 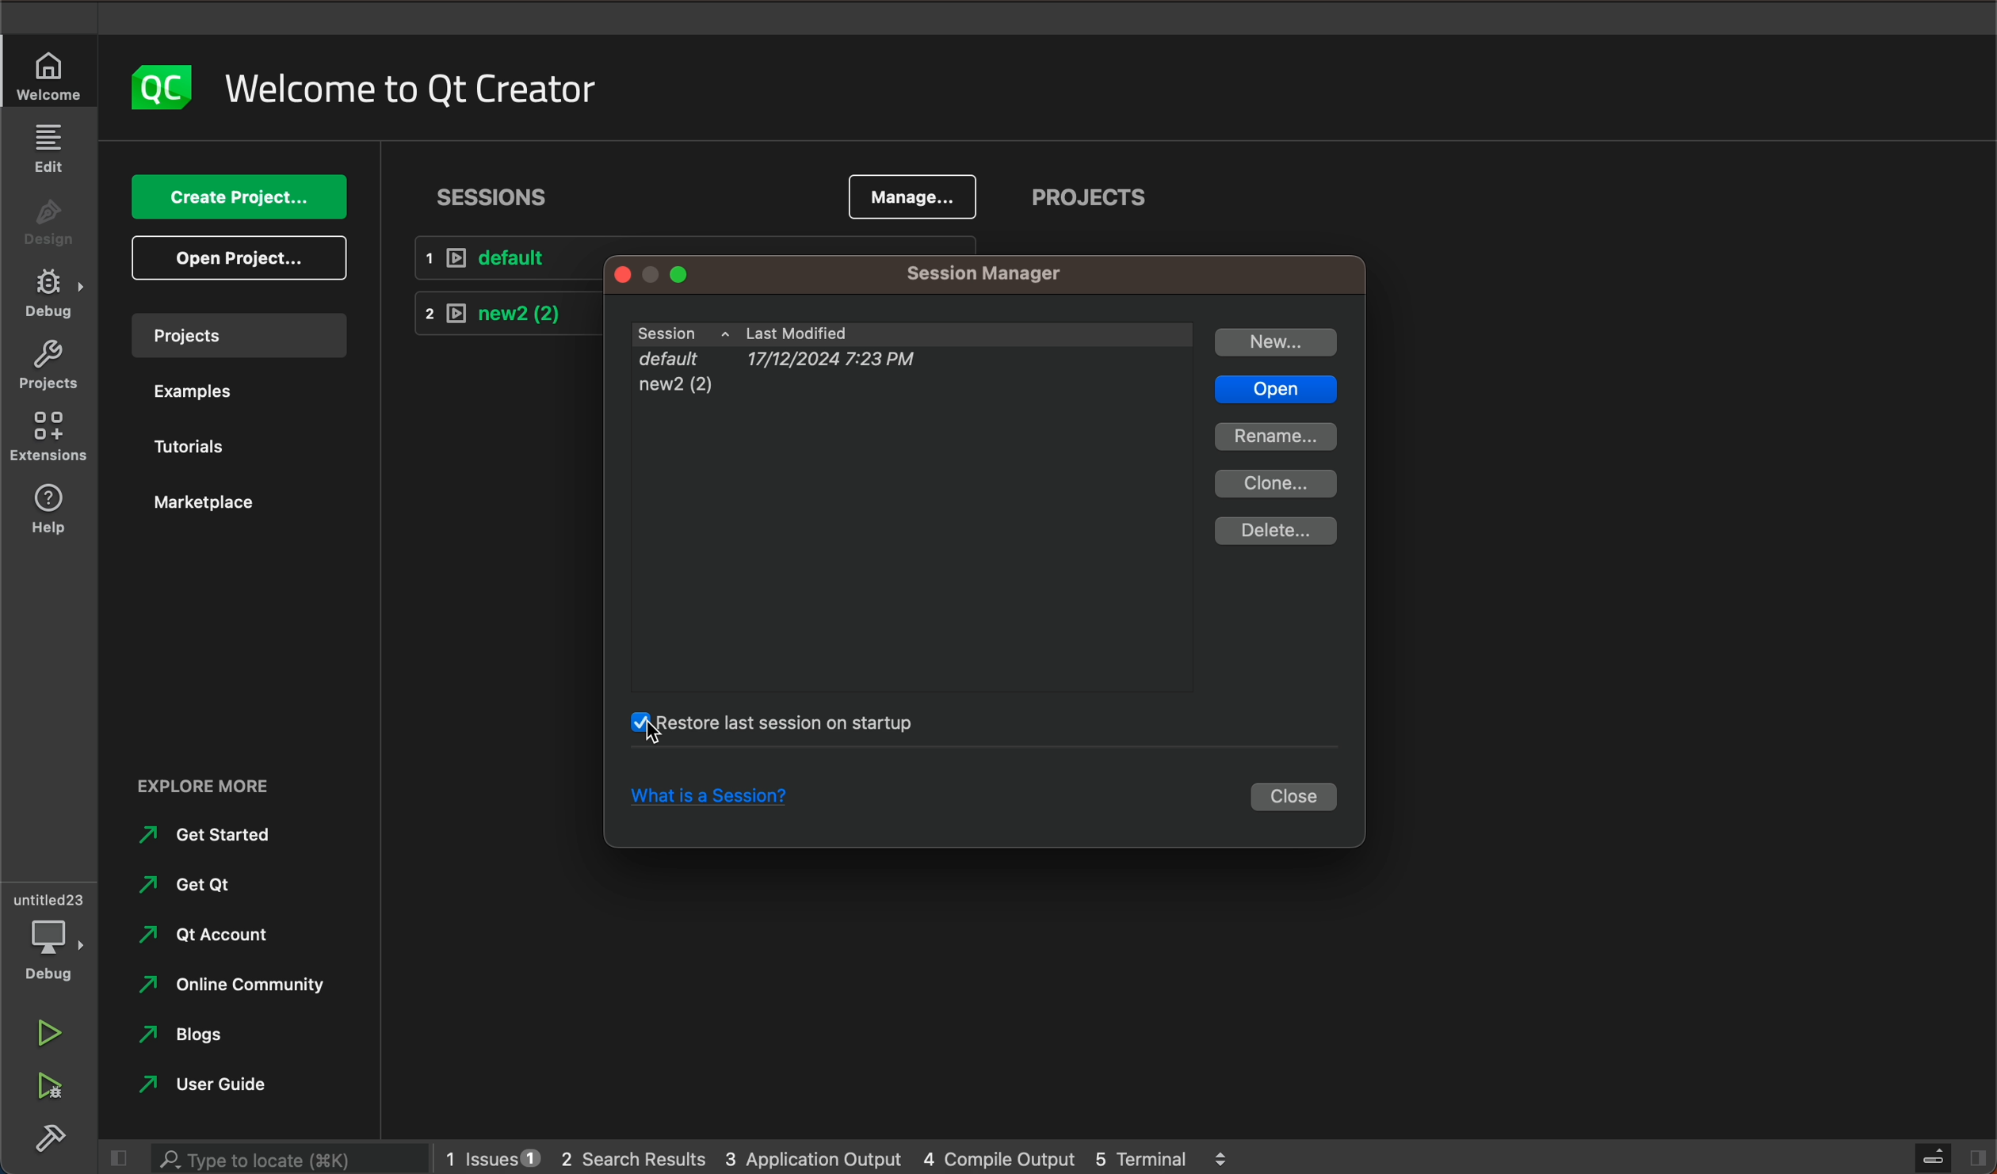 I want to click on rename , so click(x=1273, y=437).